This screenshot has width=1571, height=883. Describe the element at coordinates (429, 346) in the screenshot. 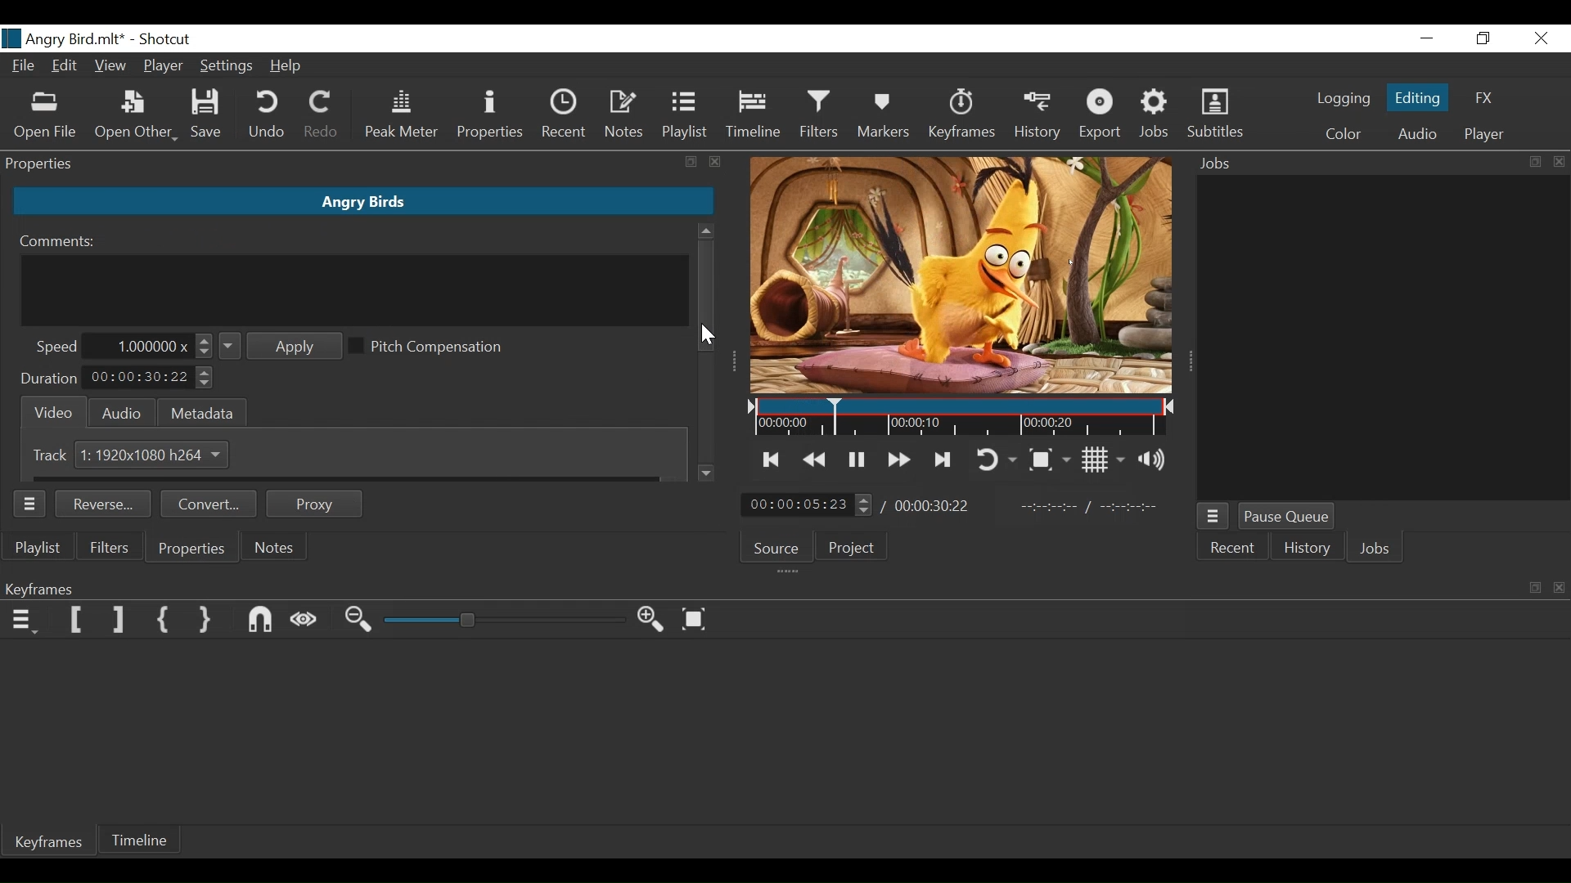

I see `(un)select Pitch Compensation` at that location.